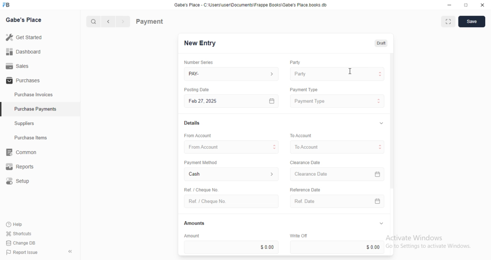 This screenshot has width=491, height=260. Describe the element at coordinates (197, 89) in the screenshot. I see `Posting Date` at that location.